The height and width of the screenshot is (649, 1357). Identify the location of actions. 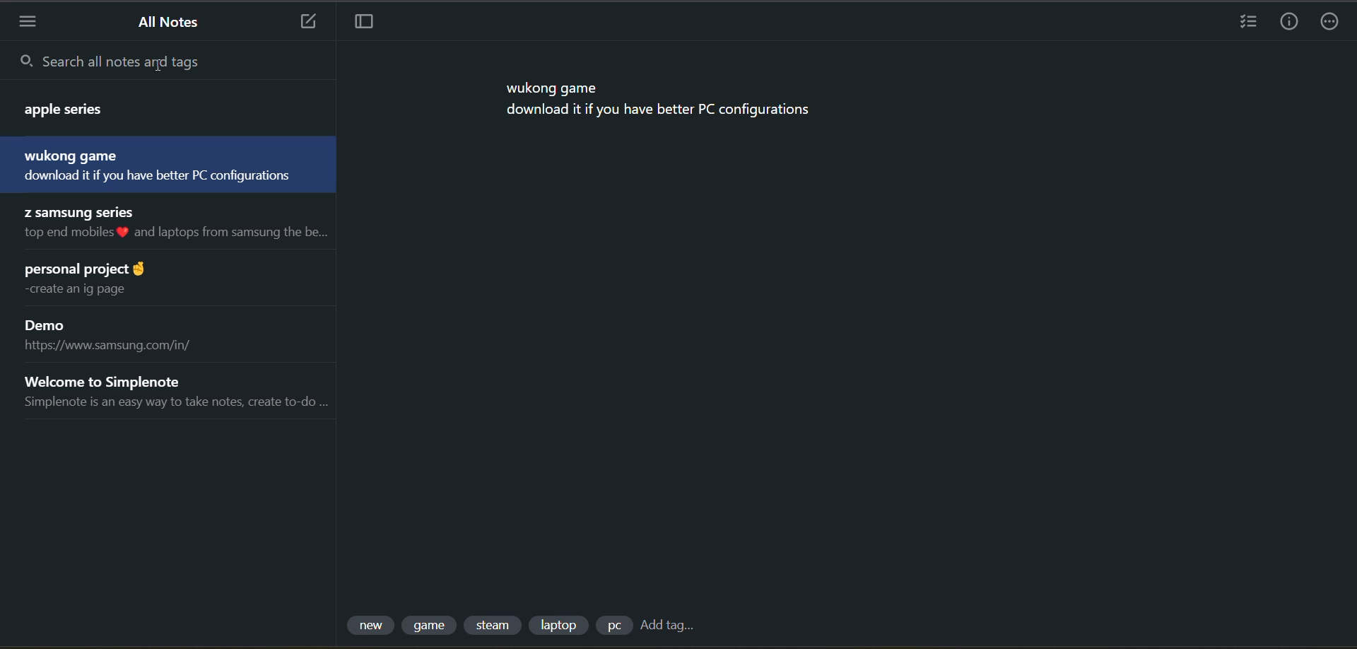
(1332, 23).